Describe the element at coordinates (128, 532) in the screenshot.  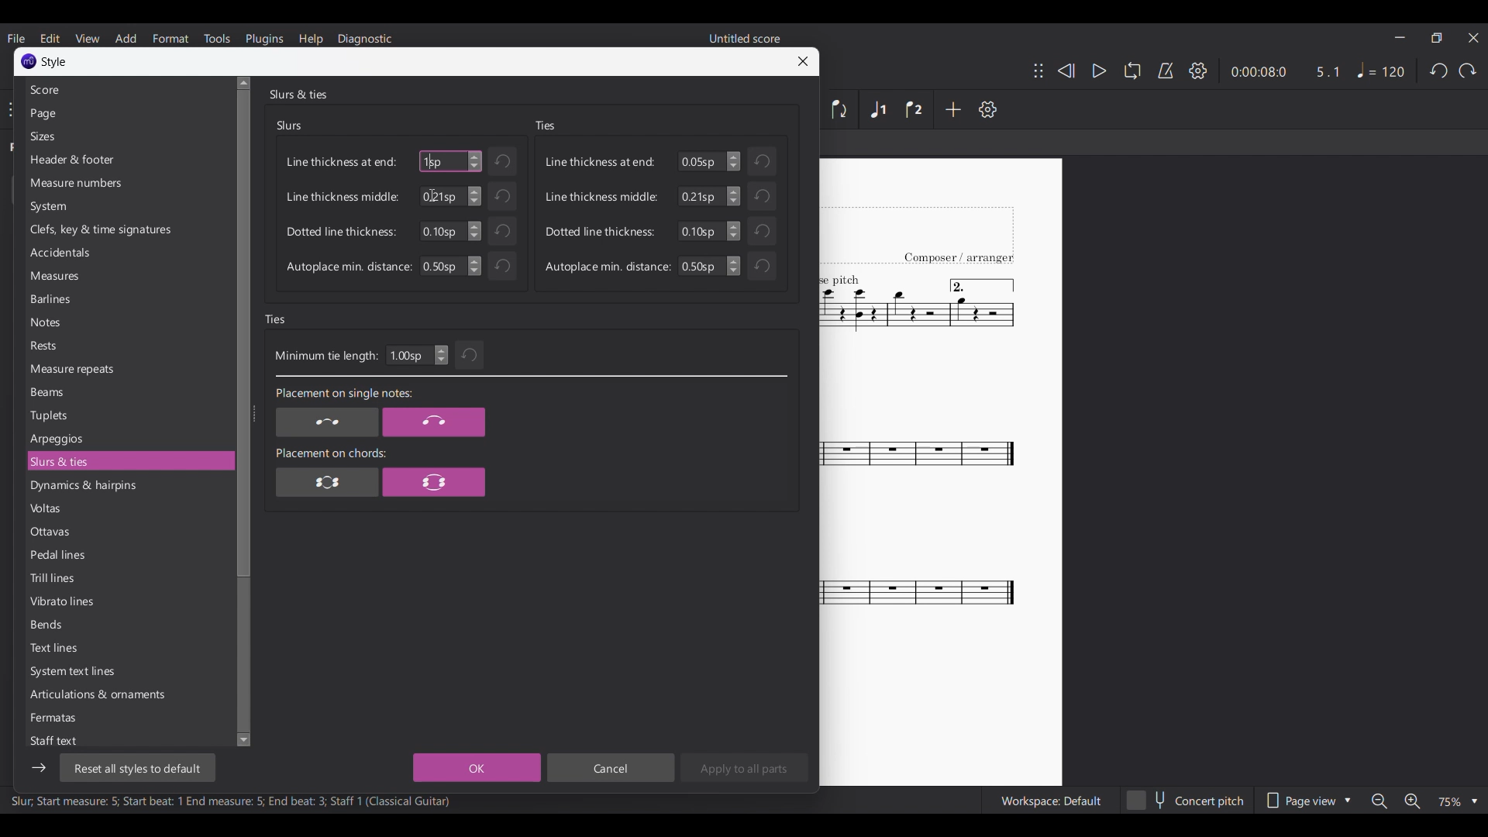
I see `Ottavas` at that location.